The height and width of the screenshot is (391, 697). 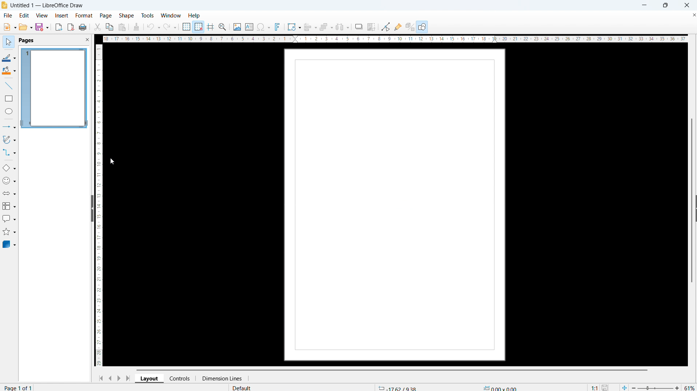 What do you see at coordinates (9, 111) in the screenshot?
I see `ellipse` at bounding box center [9, 111].